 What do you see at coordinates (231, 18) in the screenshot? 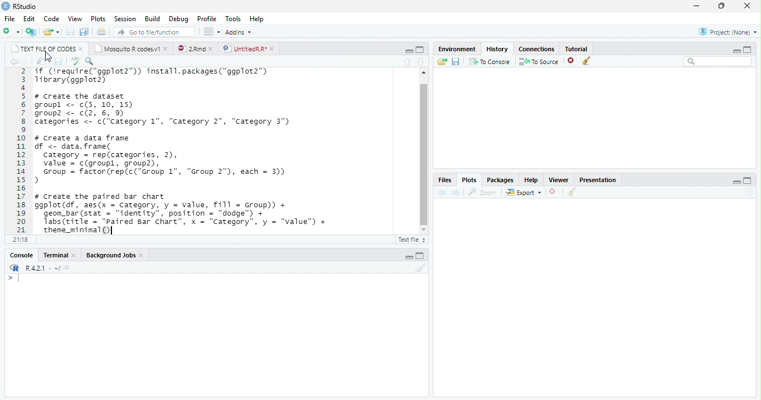
I see `tools` at bounding box center [231, 18].